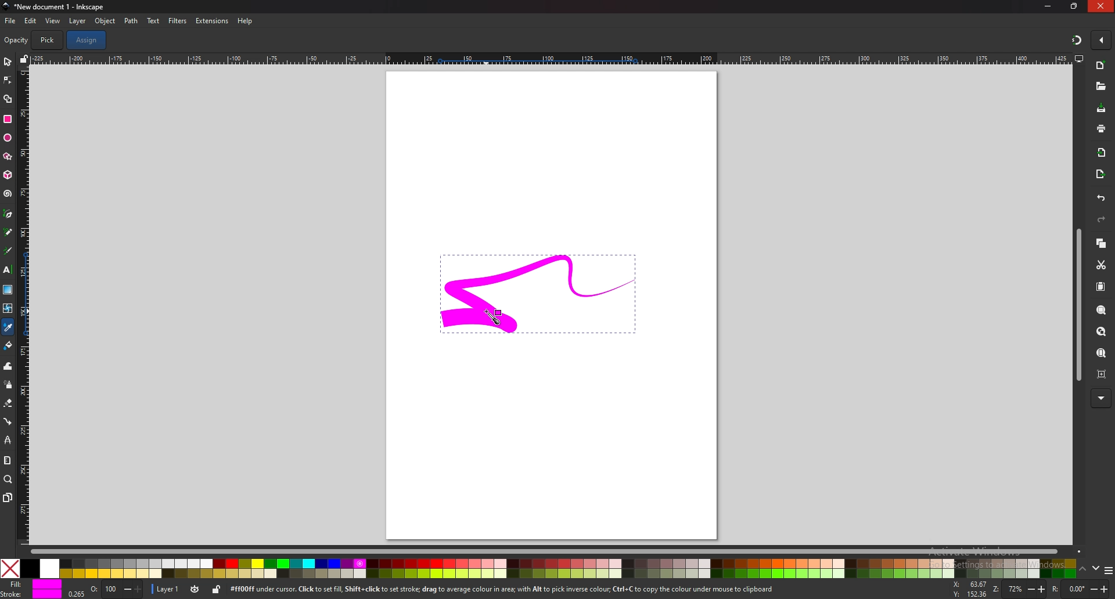 The image size is (1115, 599). What do you see at coordinates (1100, 374) in the screenshot?
I see `zoom centre page` at bounding box center [1100, 374].